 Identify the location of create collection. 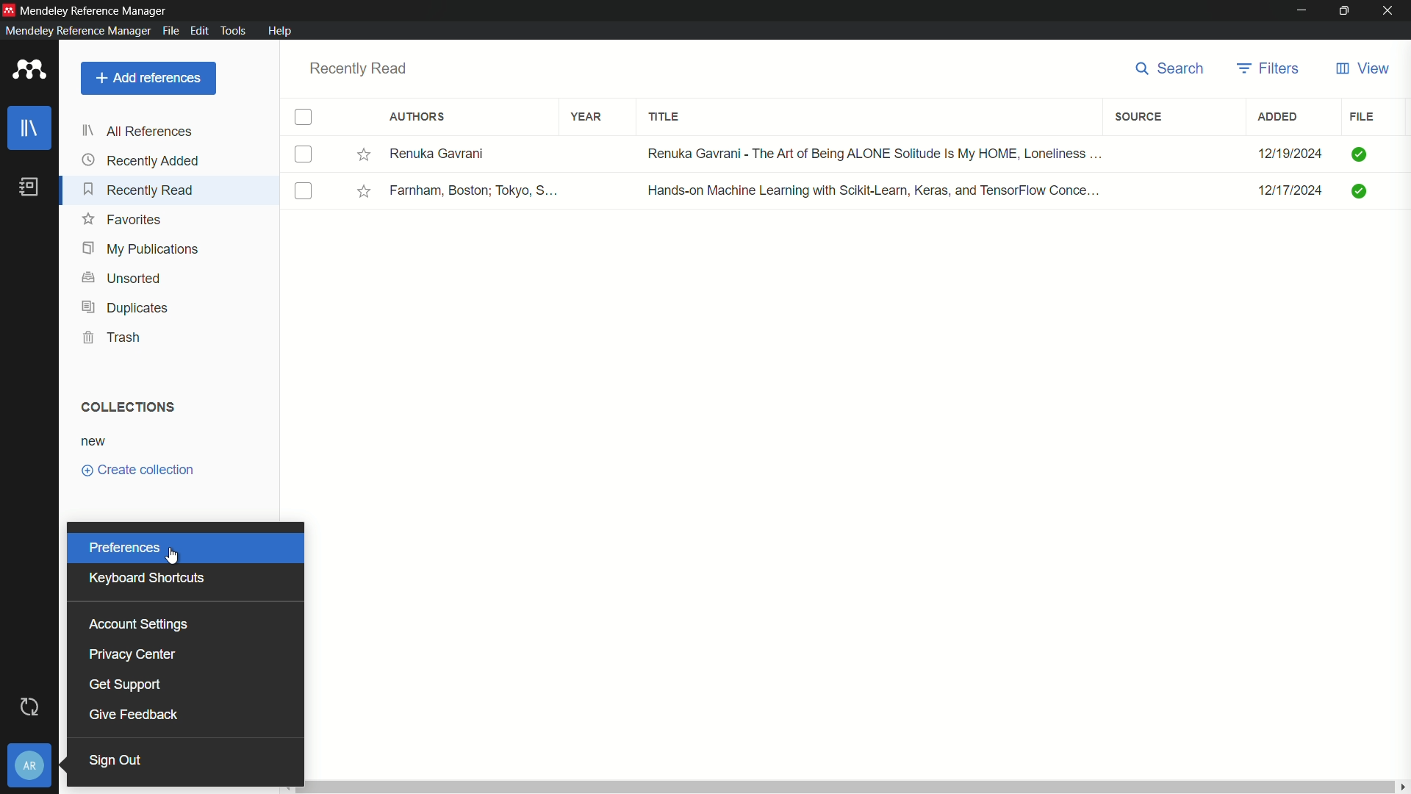
(135, 470).